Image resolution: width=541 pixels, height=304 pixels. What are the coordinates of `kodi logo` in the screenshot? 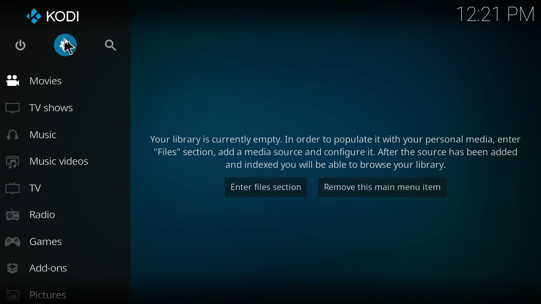 It's located at (58, 17).